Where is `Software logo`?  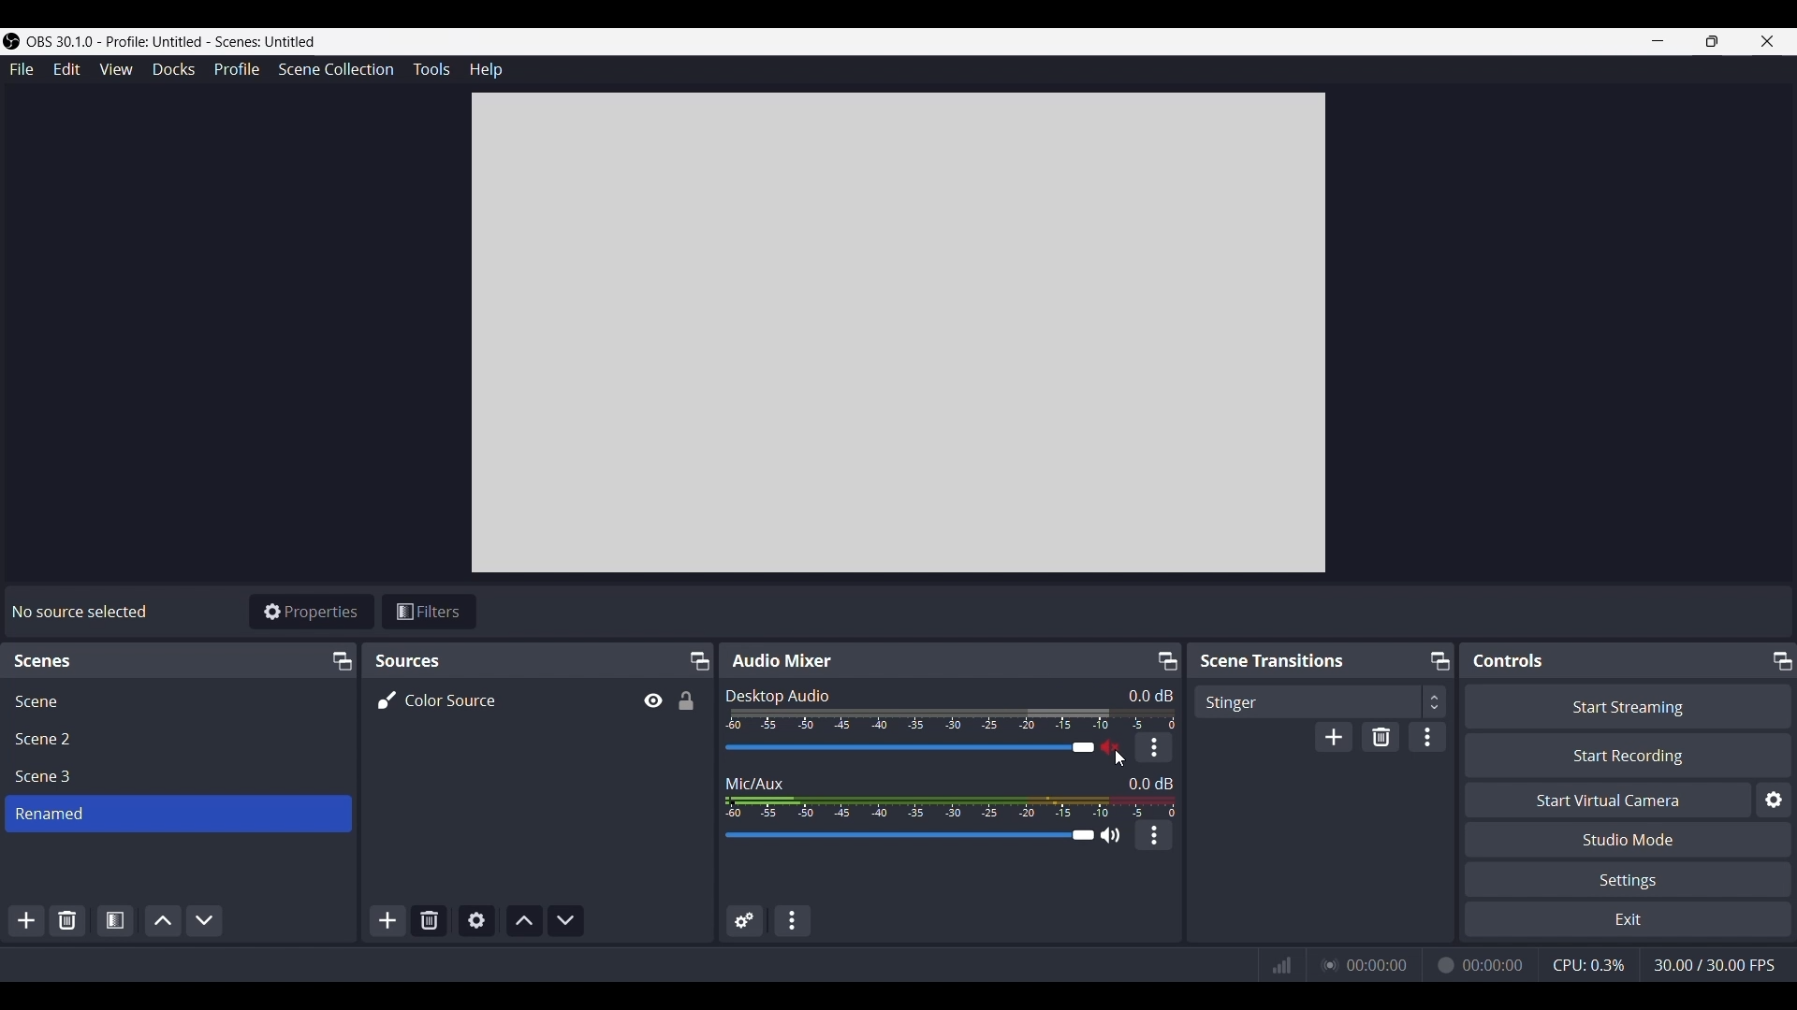 Software logo is located at coordinates (11, 41).